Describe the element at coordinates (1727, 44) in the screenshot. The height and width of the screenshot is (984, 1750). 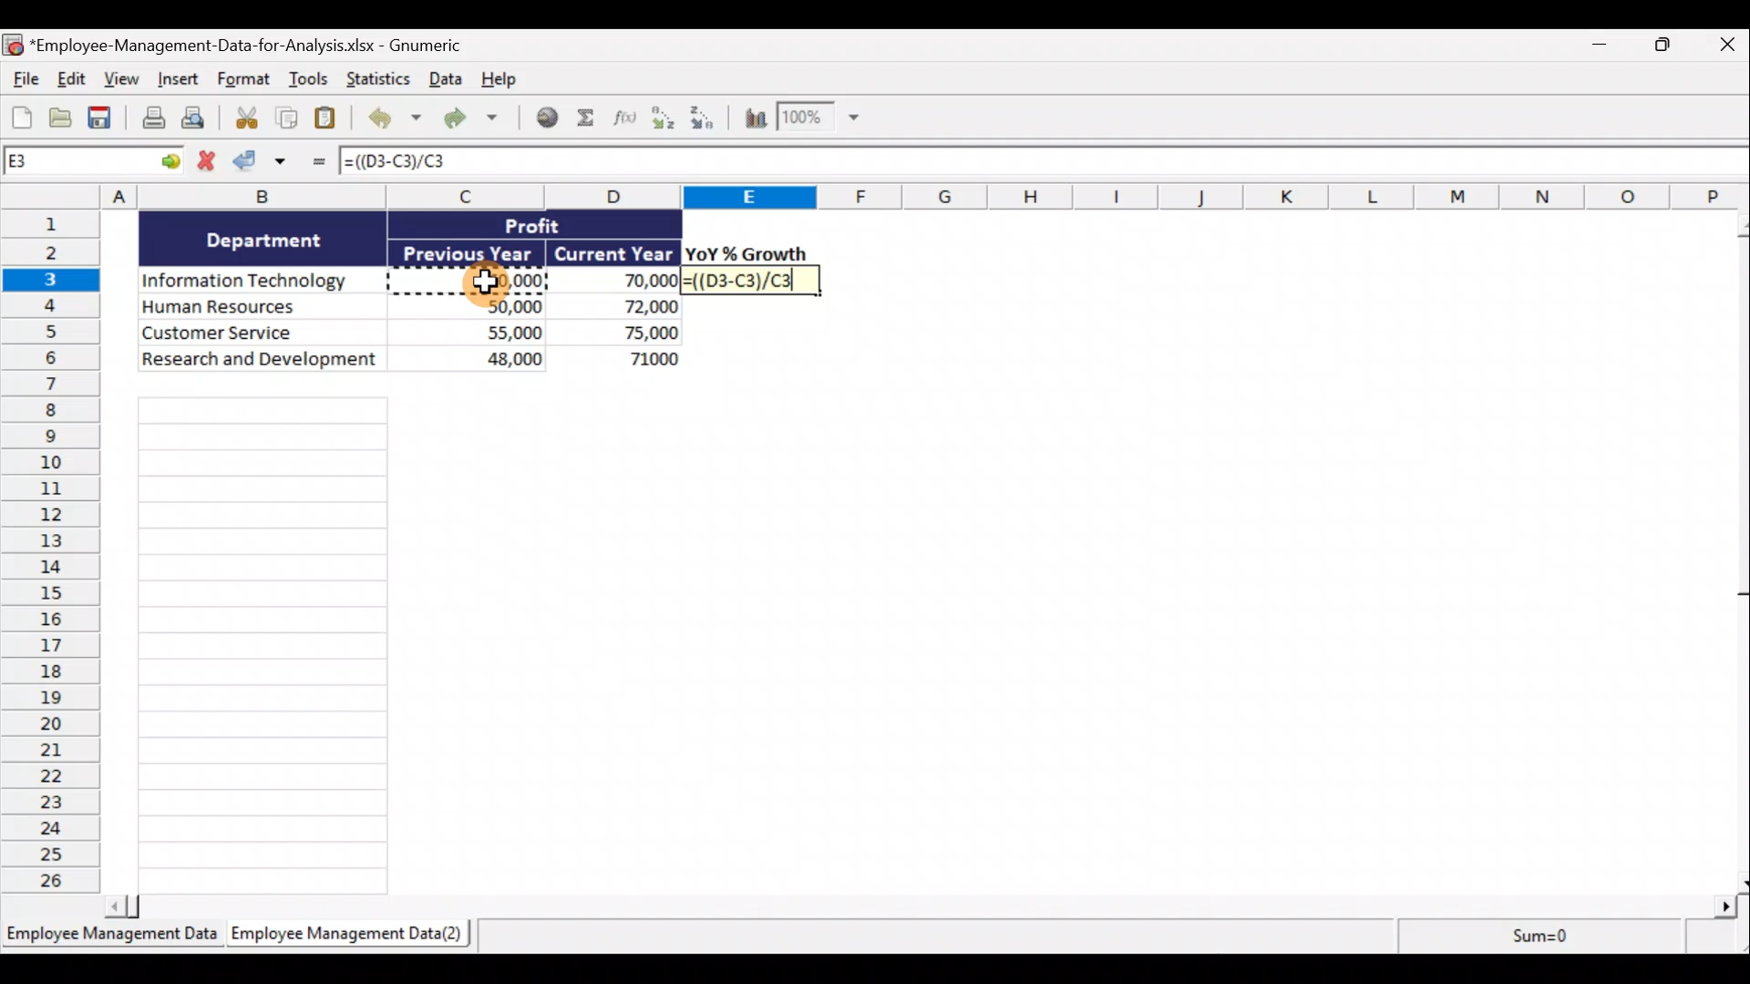
I see `Close` at that location.